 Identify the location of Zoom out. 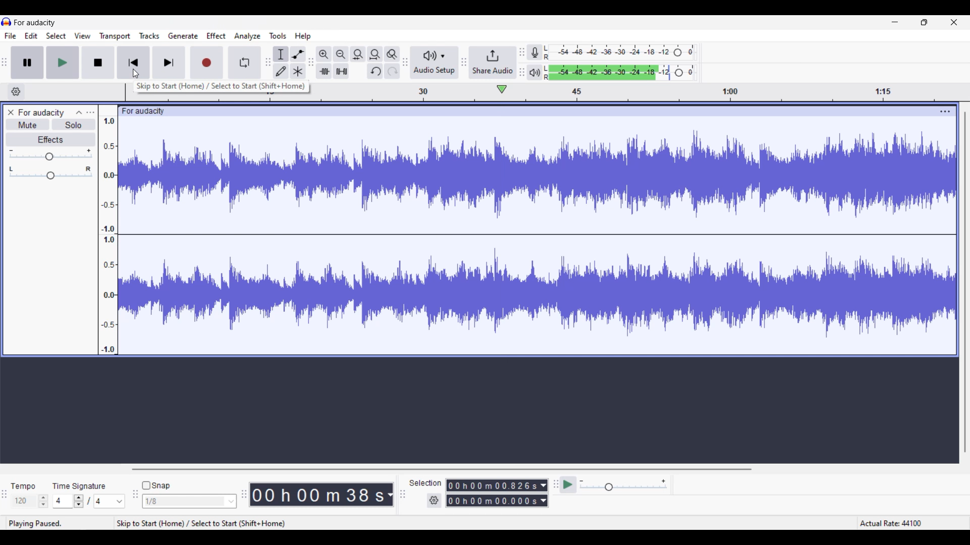
(342, 54).